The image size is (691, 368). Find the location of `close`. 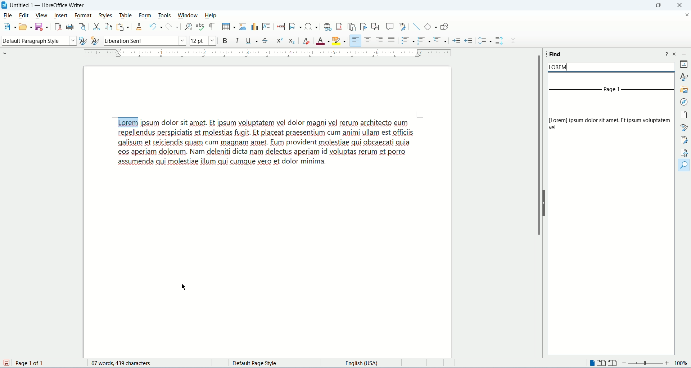

close is located at coordinates (685, 16).